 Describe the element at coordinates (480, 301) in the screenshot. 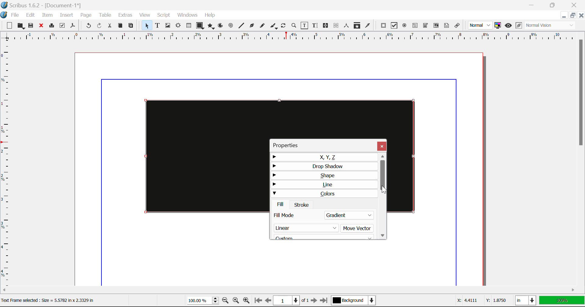

I see `Cursor Coordinates` at that location.